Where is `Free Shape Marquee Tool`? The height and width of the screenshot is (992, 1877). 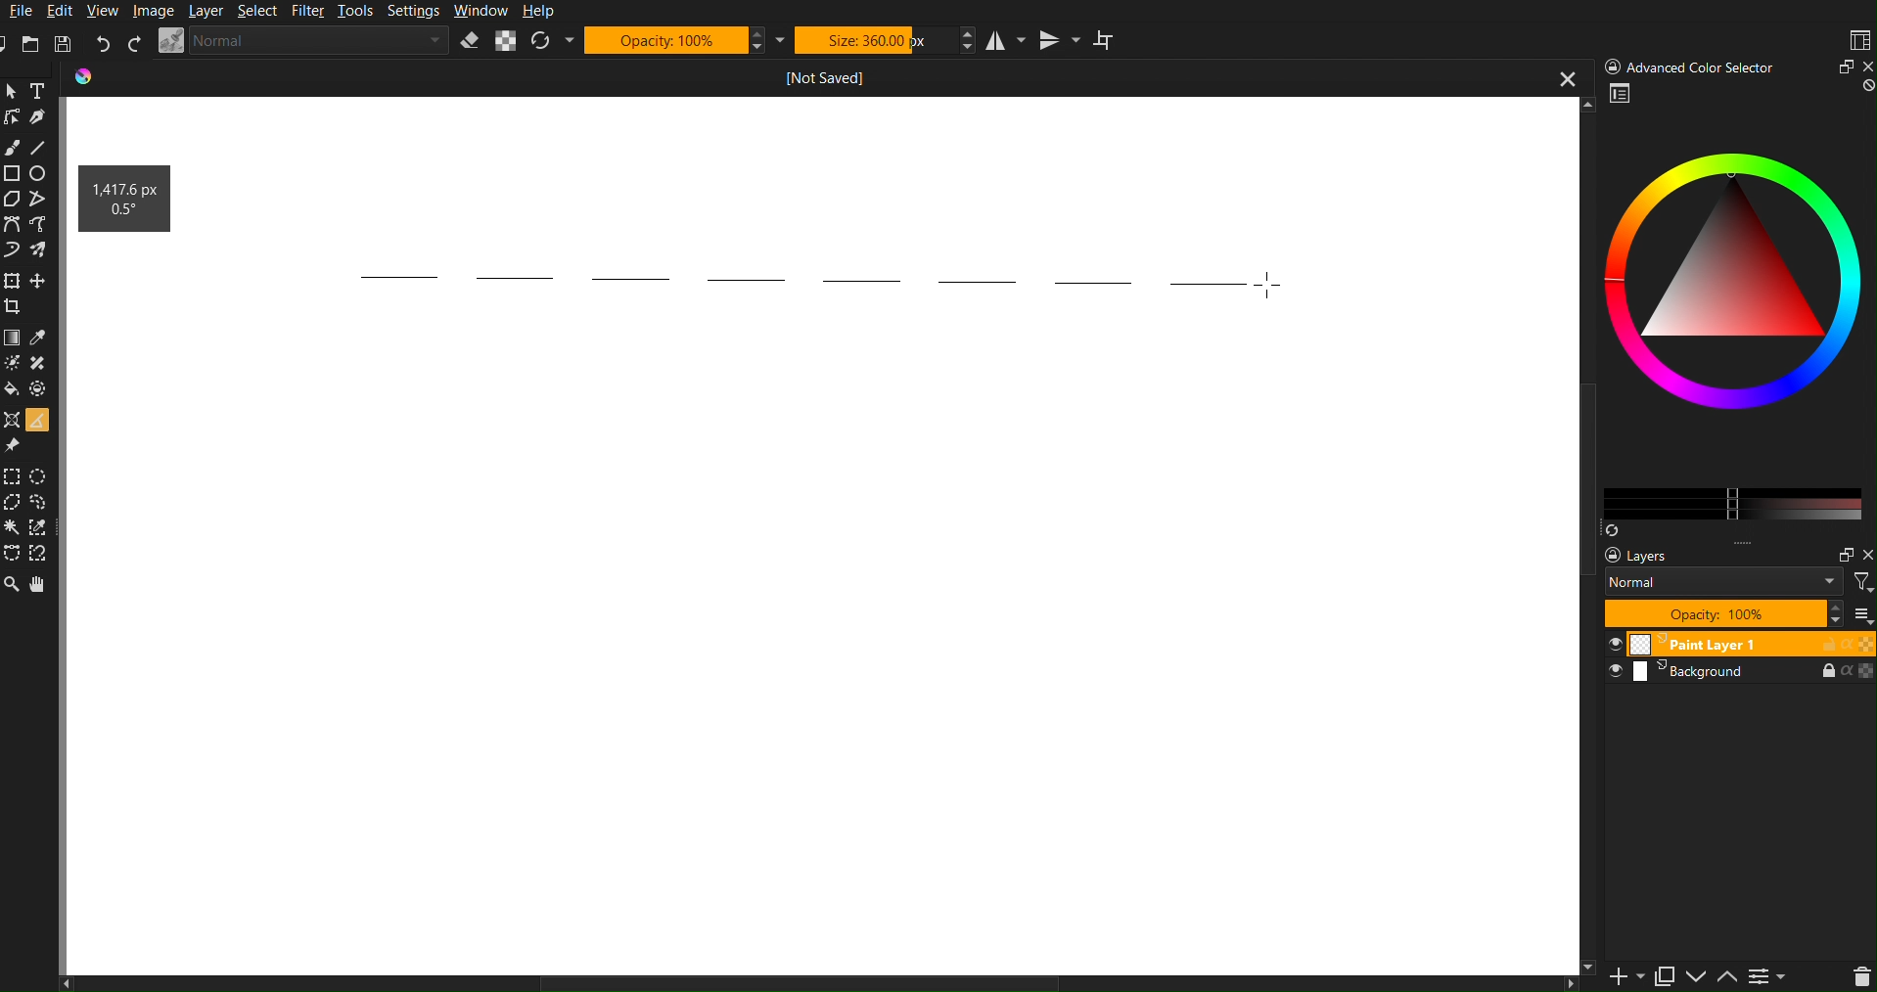 Free Shape Marquee Tool is located at coordinates (42, 503).